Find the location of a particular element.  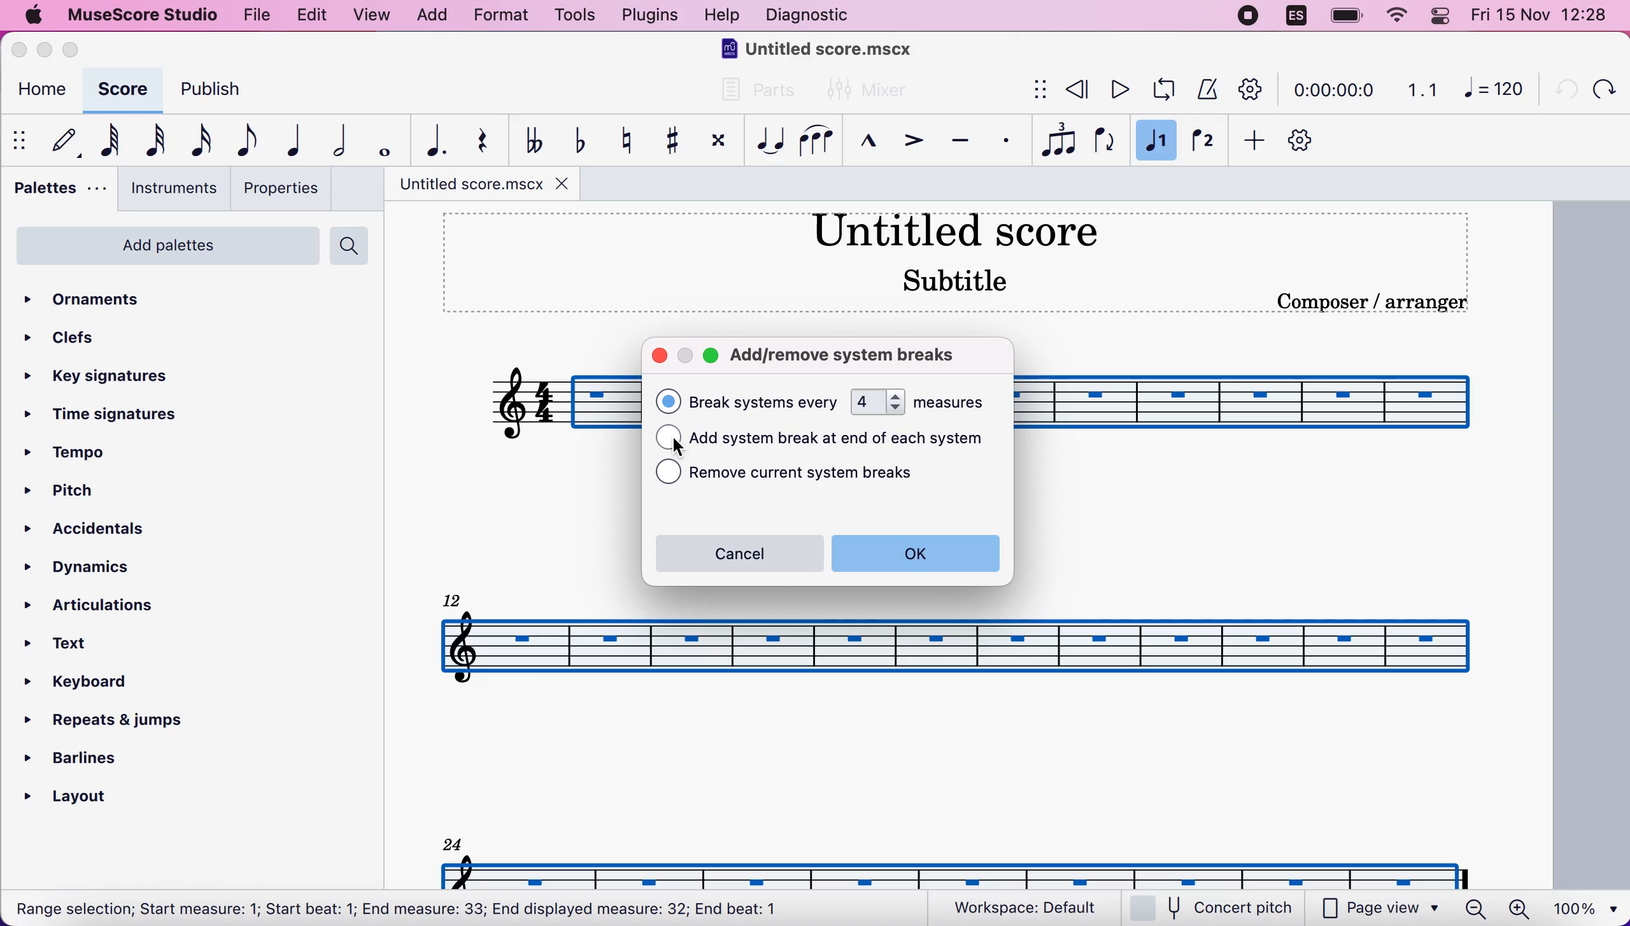

title is located at coordinates (822, 52).